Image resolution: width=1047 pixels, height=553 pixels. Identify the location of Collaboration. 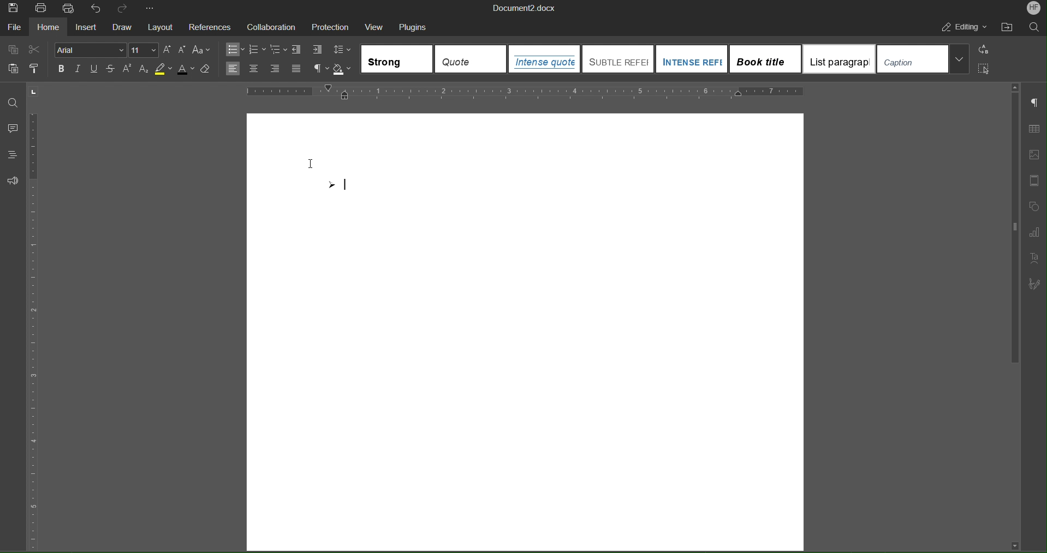
(275, 28).